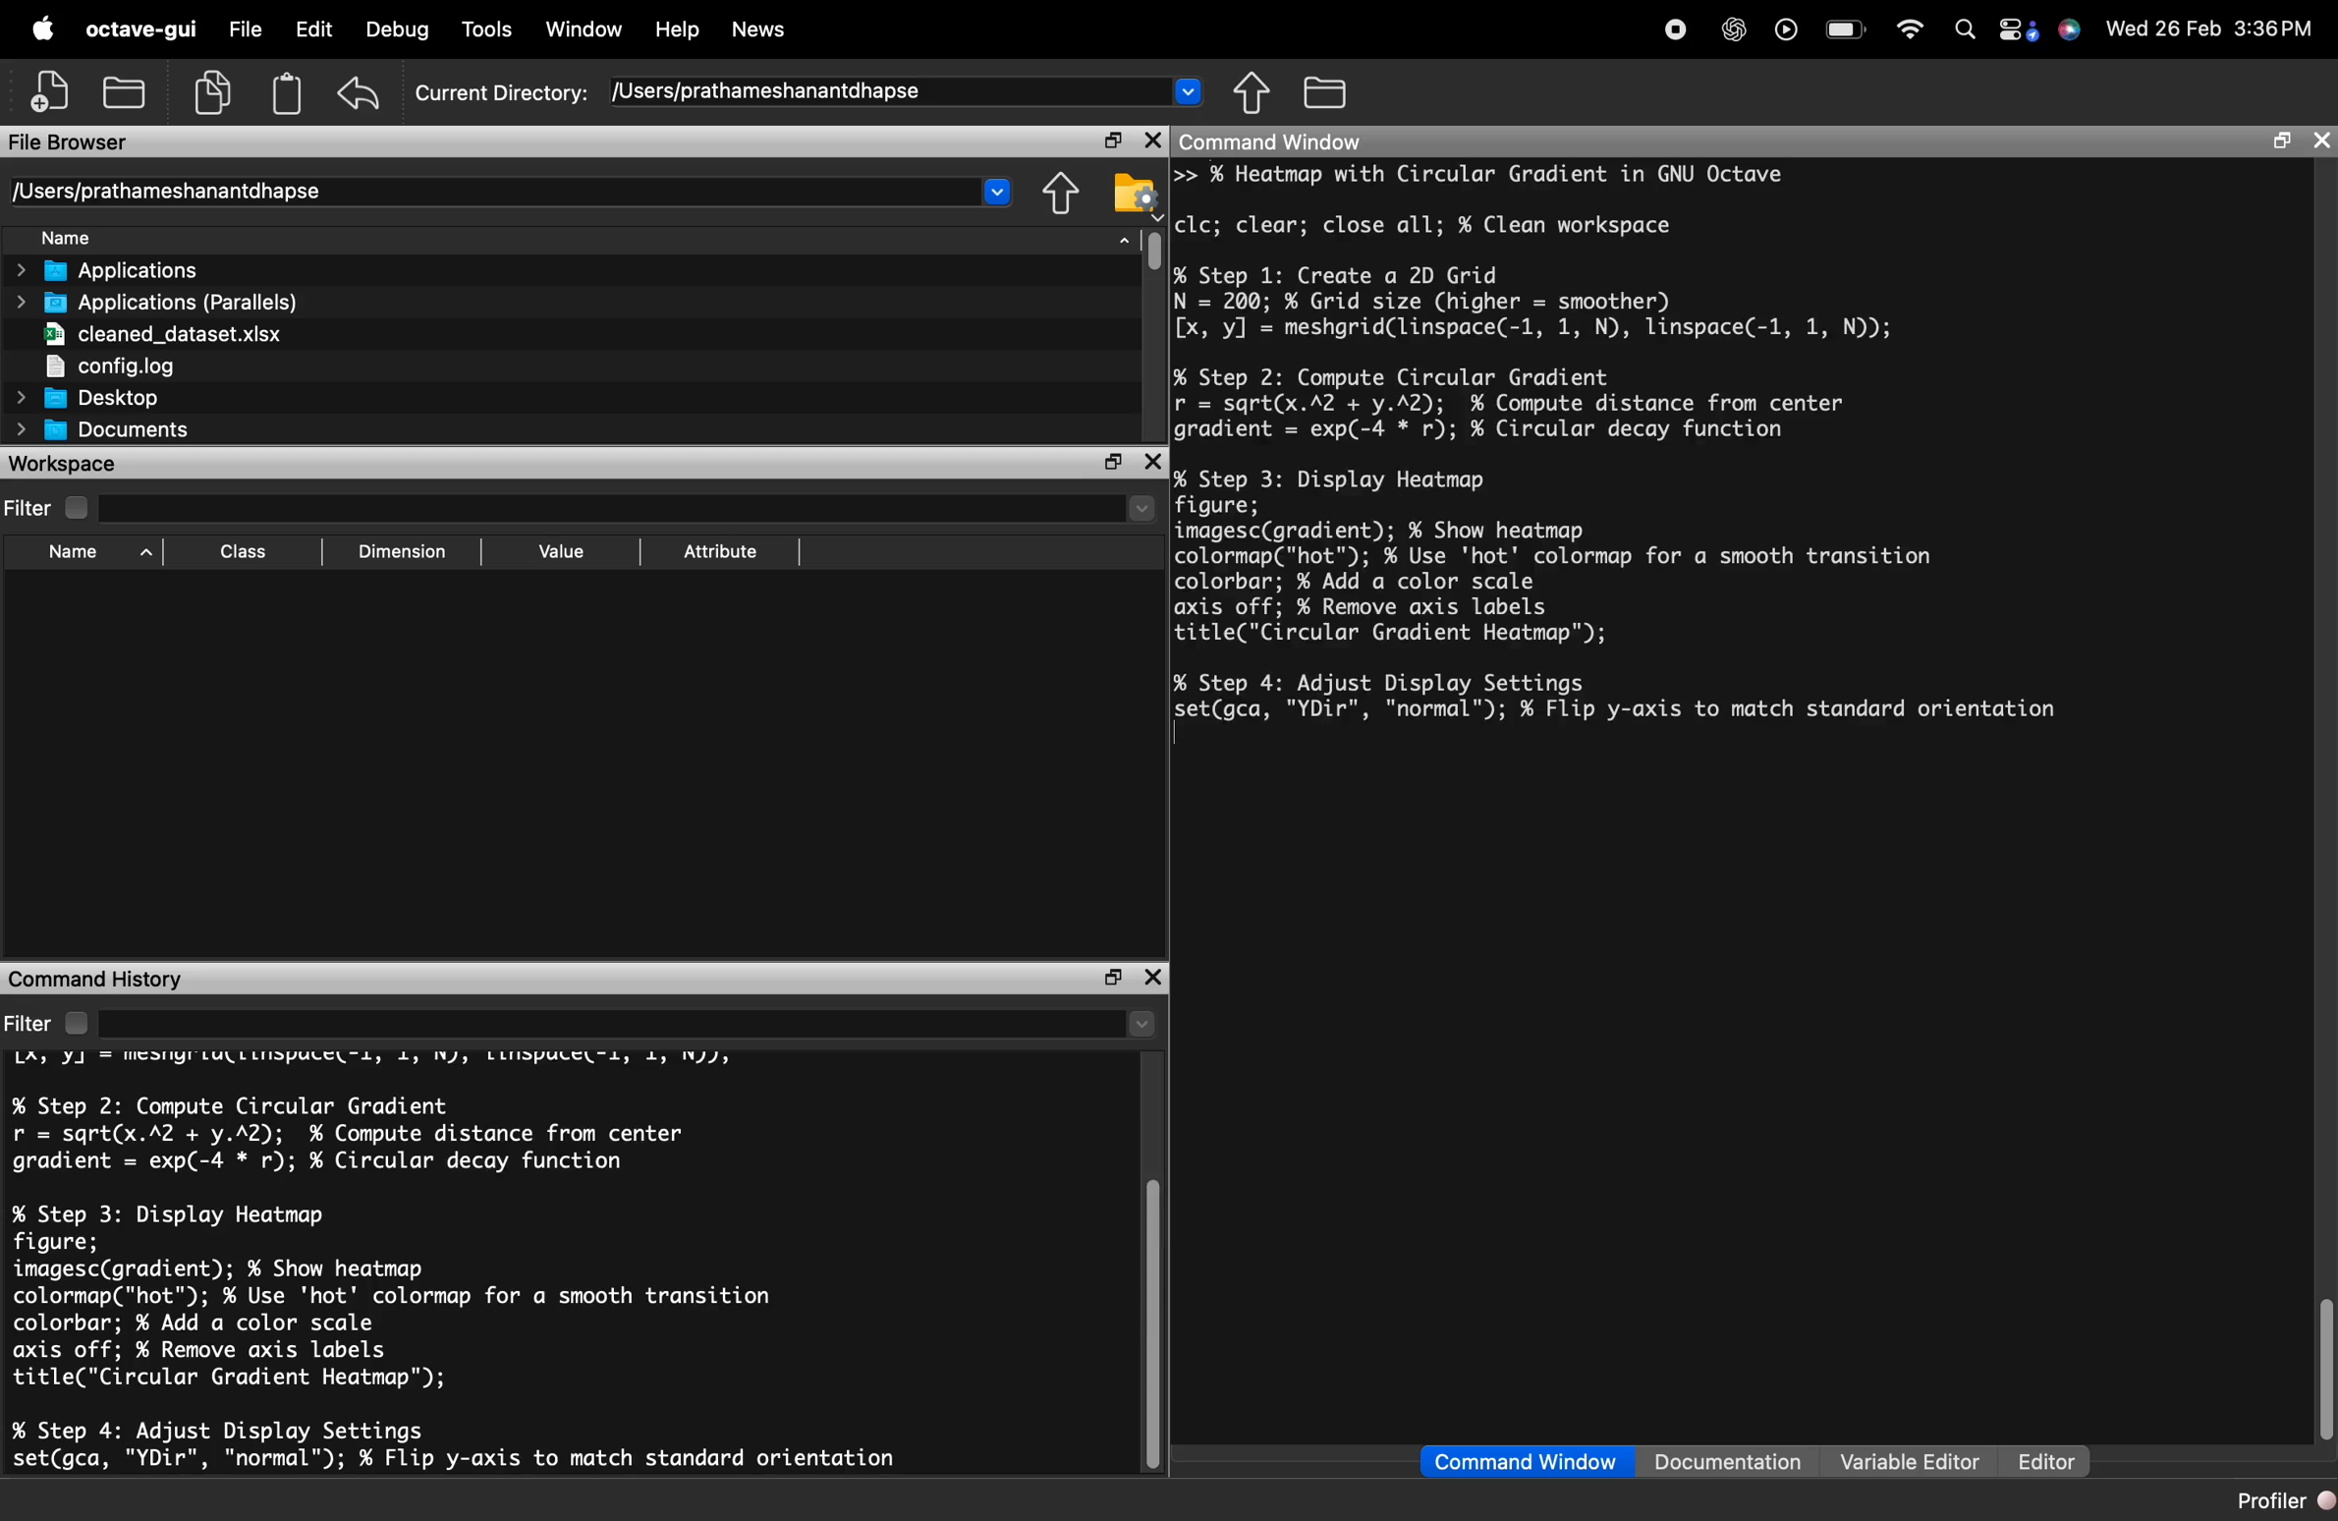 This screenshot has width=2338, height=1521. What do you see at coordinates (1150, 141) in the screenshot?
I see `close` at bounding box center [1150, 141].